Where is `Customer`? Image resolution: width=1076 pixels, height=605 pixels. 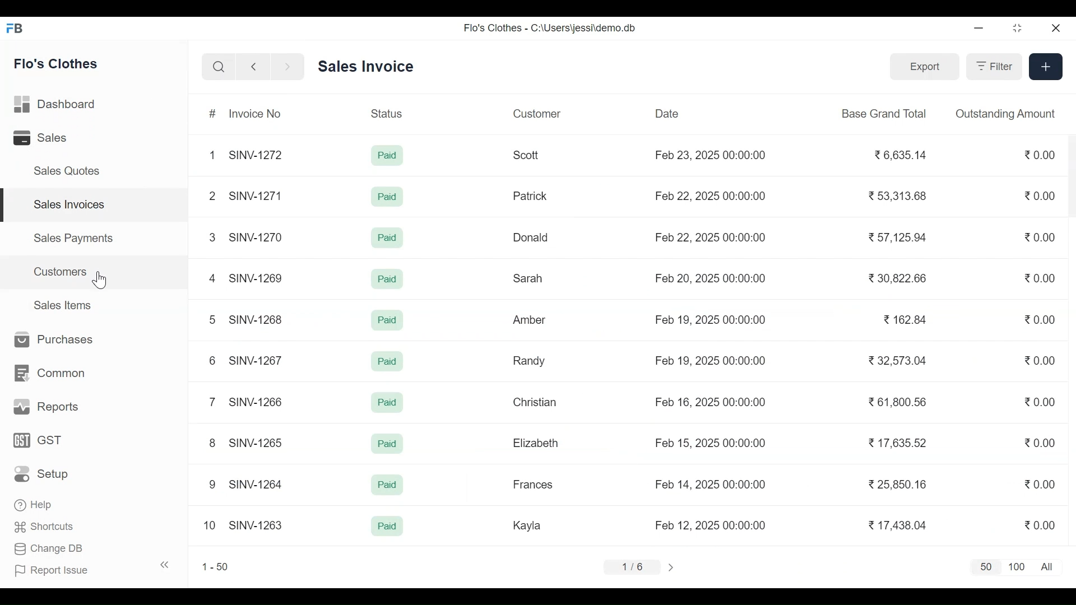 Customer is located at coordinates (536, 114).